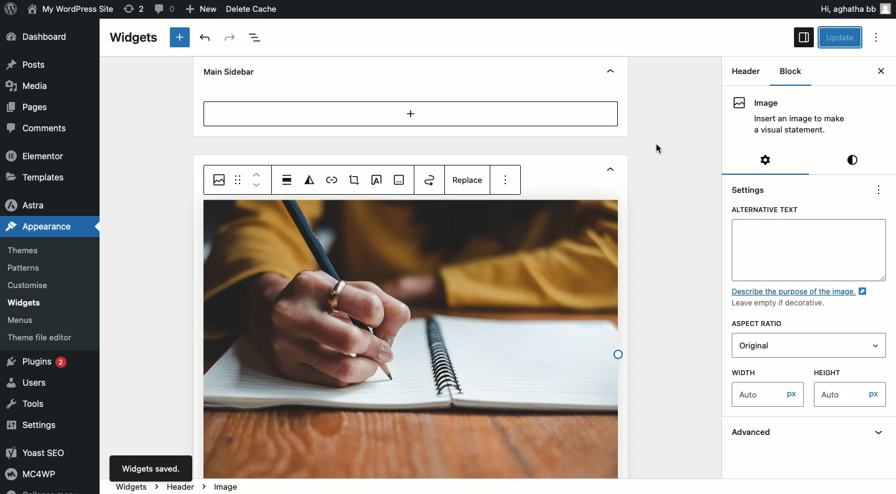 The image size is (896, 494). I want to click on Alternative text, so click(809, 243).